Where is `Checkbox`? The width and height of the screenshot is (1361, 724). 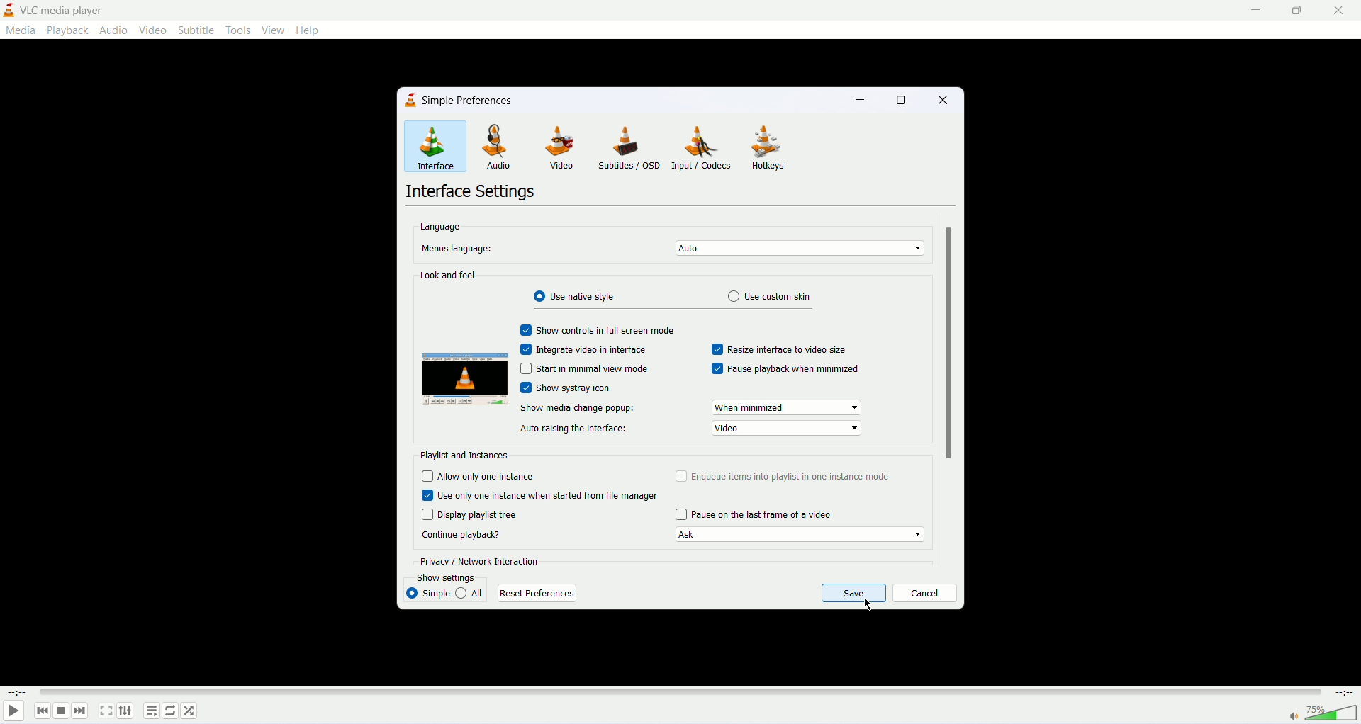 Checkbox is located at coordinates (680, 514).